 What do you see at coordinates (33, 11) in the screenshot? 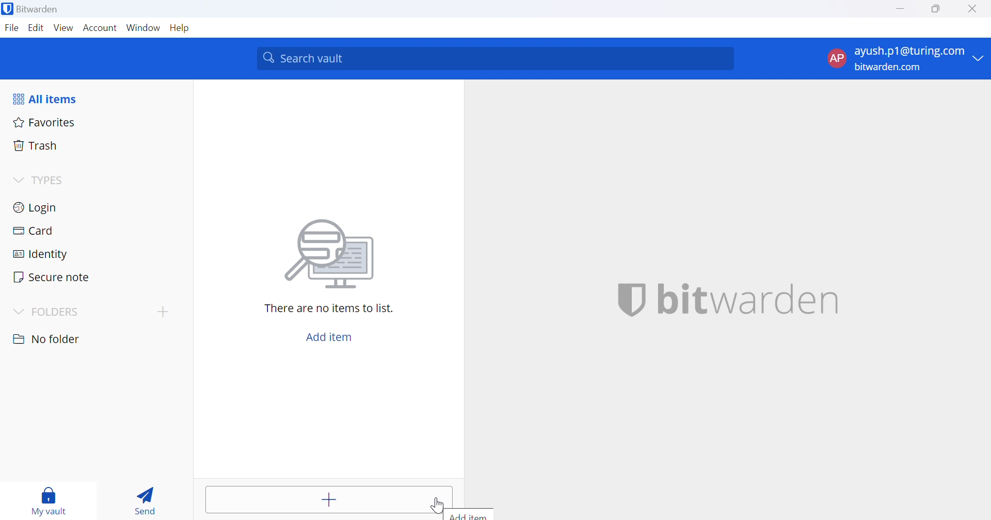
I see `Bitwarden` at bounding box center [33, 11].